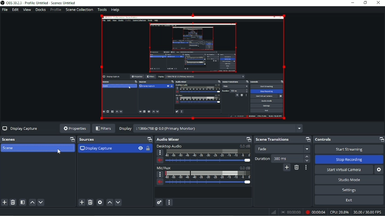 The width and height of the screenshot is (385, 216). I want to click on Maximize, so click(71, 139).